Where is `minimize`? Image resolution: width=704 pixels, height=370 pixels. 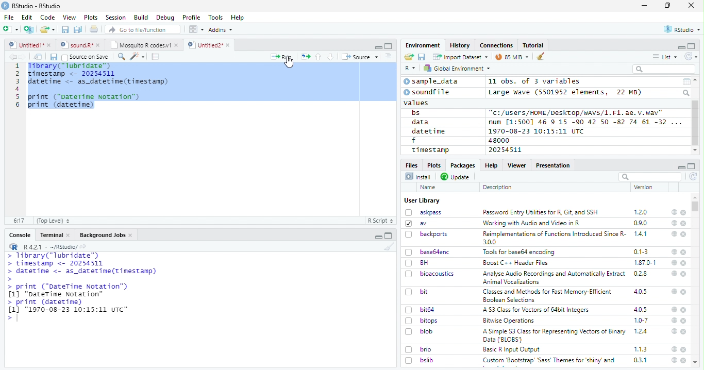
minimize is located at coordinates (646, 6).